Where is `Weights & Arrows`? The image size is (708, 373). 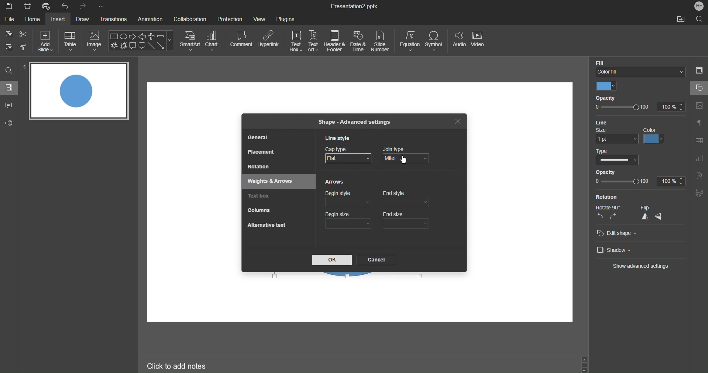 Weights & Arrows is located at coordinates (274, 182).